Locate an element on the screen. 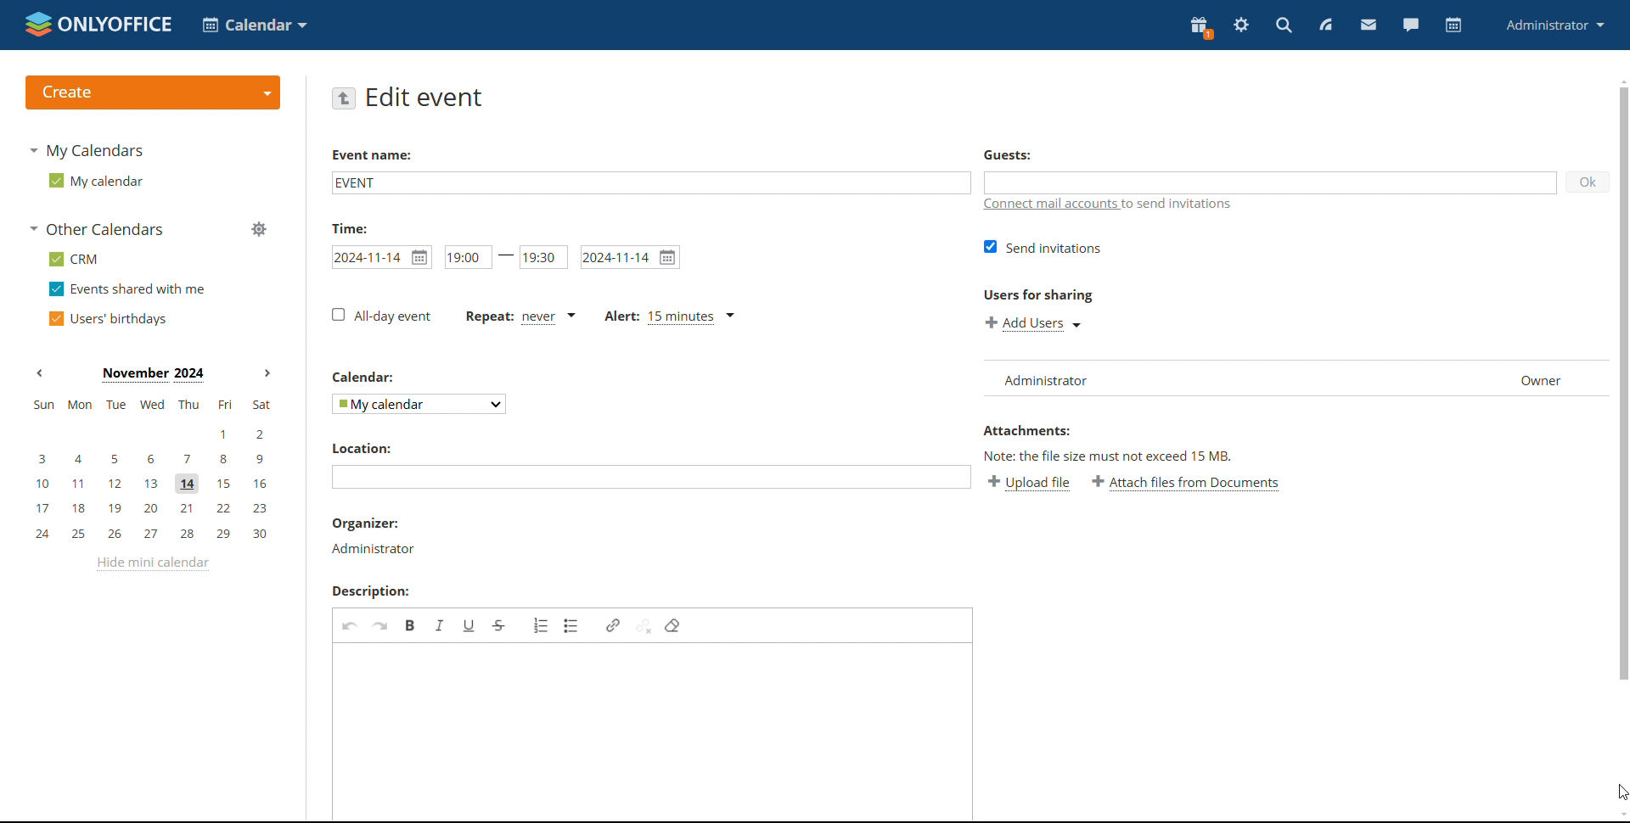  send invitations is located at coordinates (1043, 246).